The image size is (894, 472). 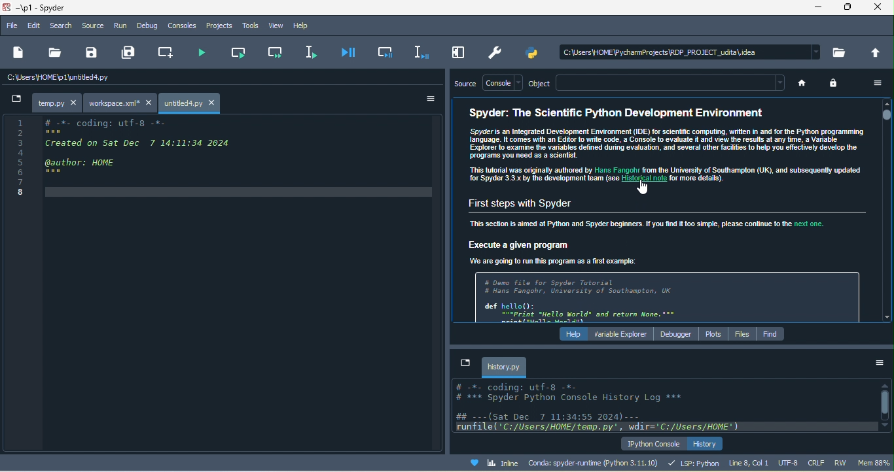 I want to click on debug, so click(x=149, y=26).